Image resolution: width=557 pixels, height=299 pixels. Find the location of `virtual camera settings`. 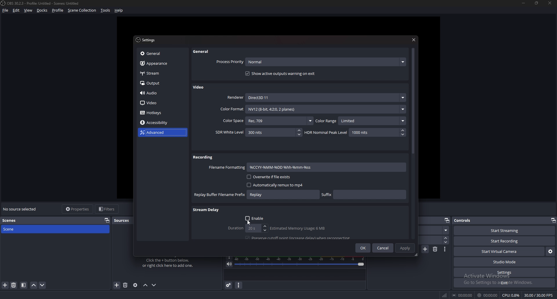

virtual camera settings is located at coordinates (550, 252).